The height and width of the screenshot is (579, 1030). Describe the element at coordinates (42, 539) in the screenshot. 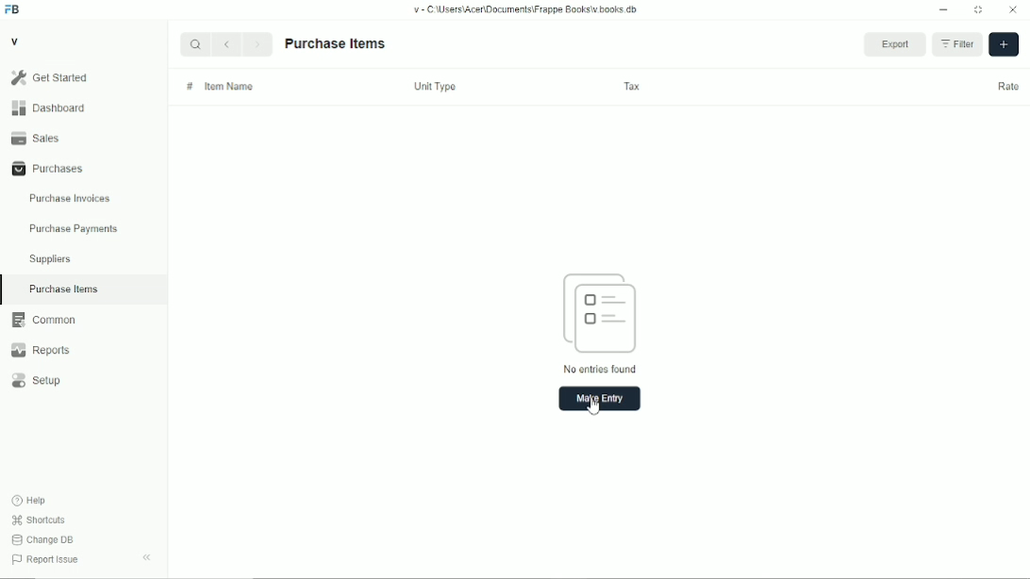

I see `change DB` at that location.